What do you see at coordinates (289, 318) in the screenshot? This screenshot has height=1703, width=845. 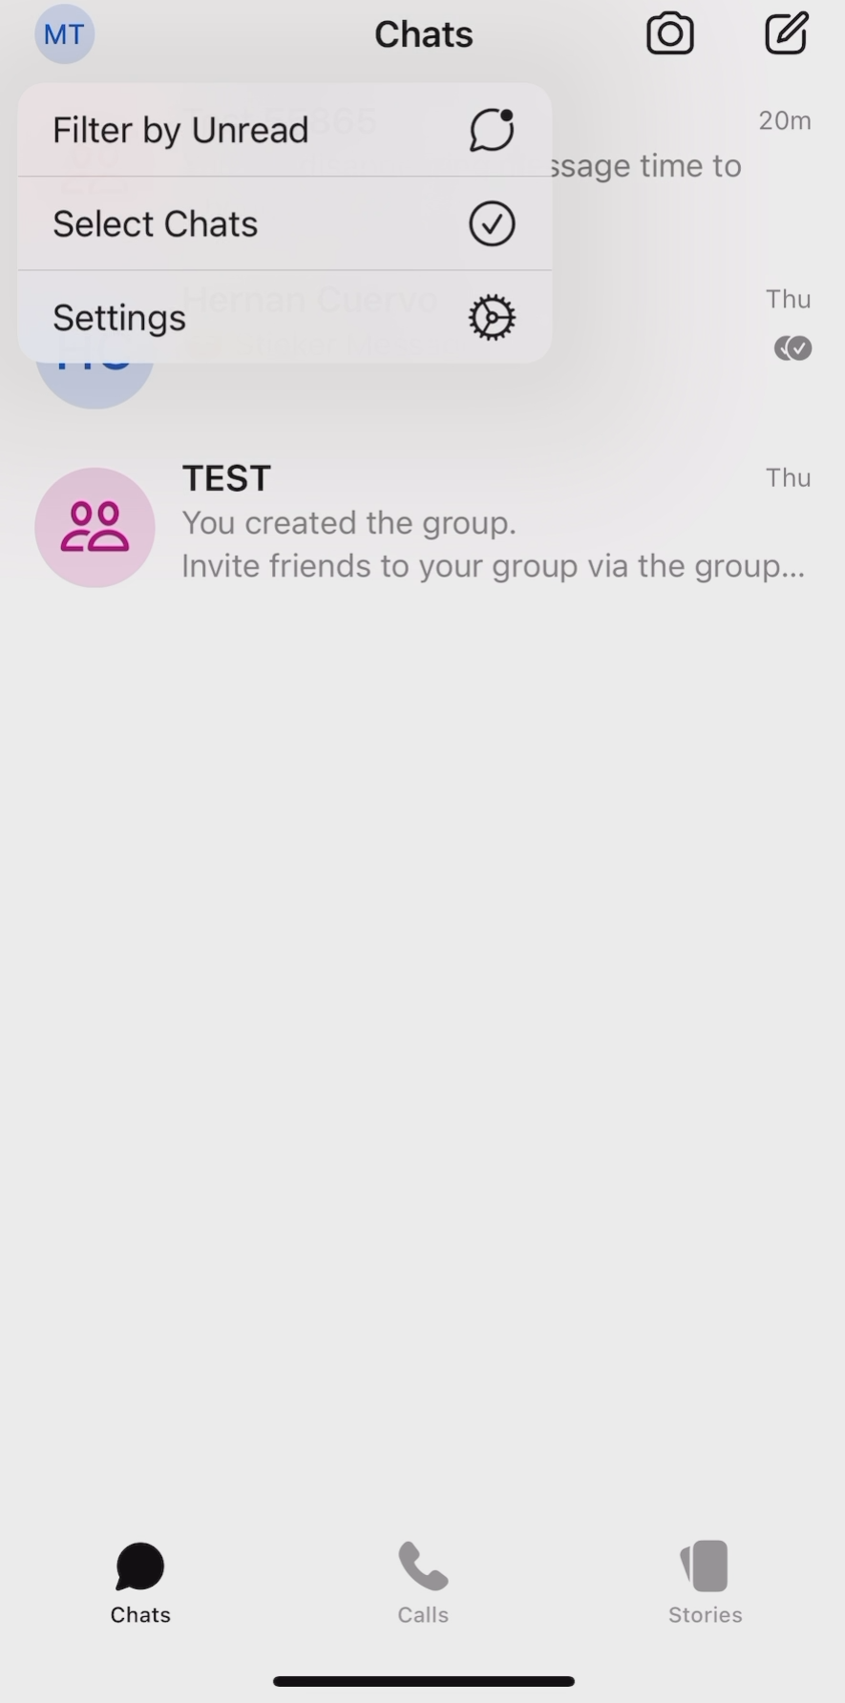 I see `settings` at bounding box center [289, 318].